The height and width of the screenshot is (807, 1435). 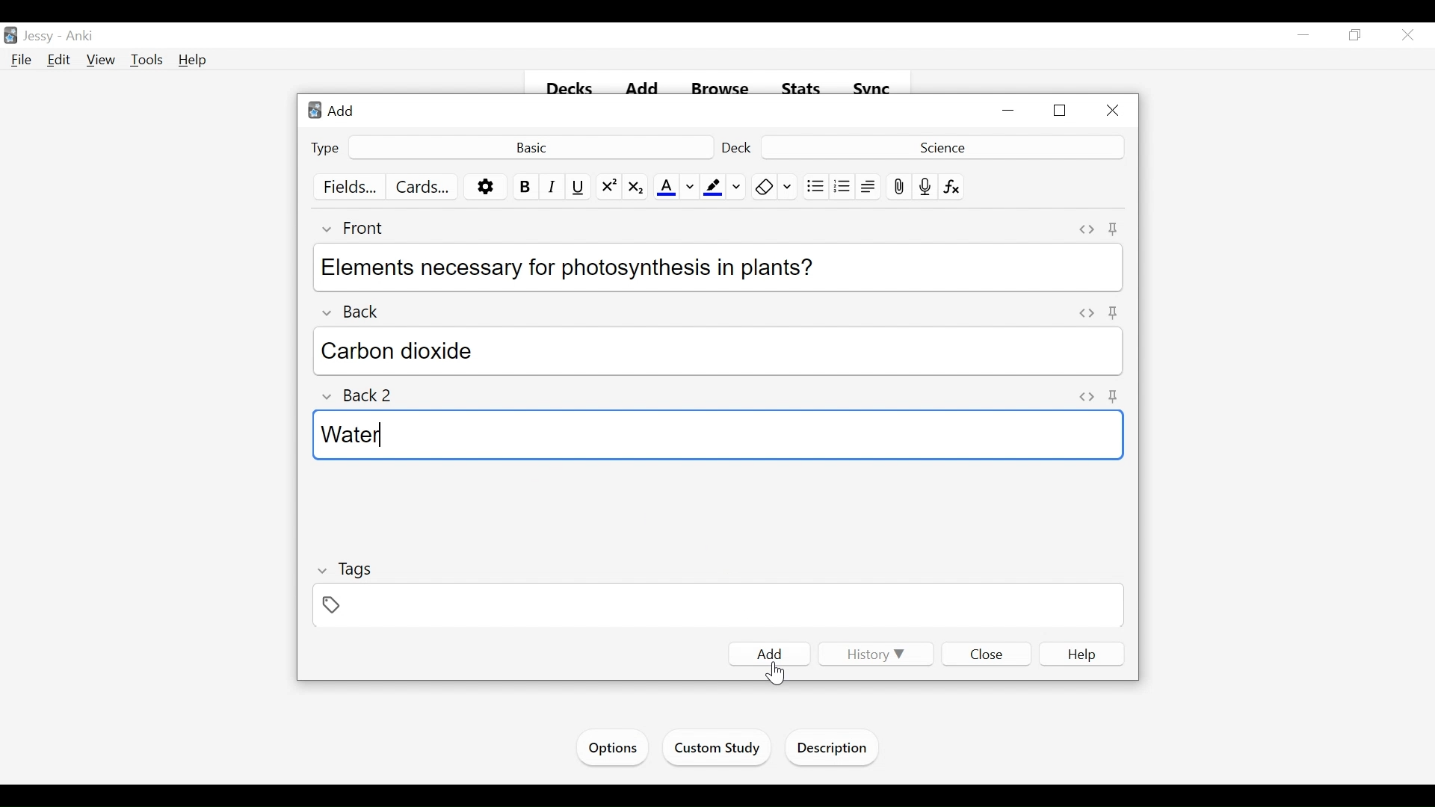 I want to click on Equation, so click(x=952, y=187).